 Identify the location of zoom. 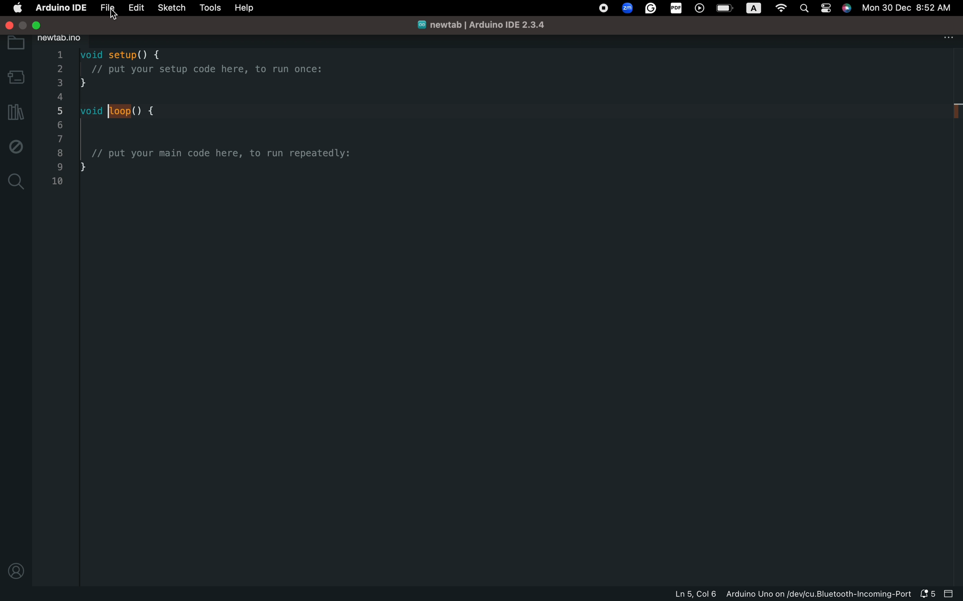
(628, 9).